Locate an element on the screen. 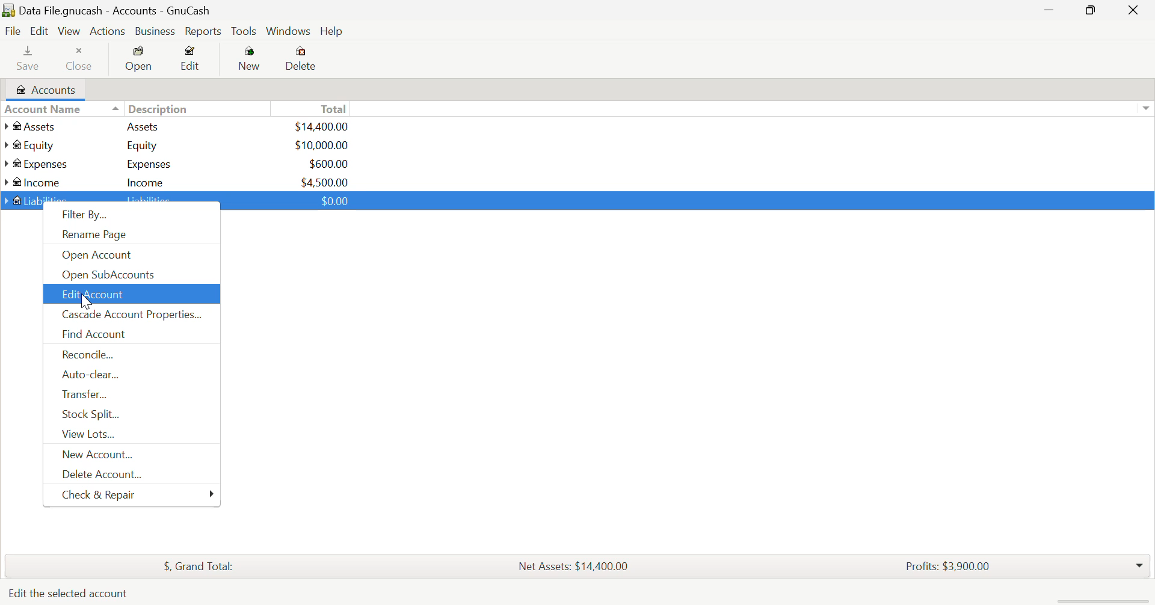  Open is located at coordinates (140, 61).